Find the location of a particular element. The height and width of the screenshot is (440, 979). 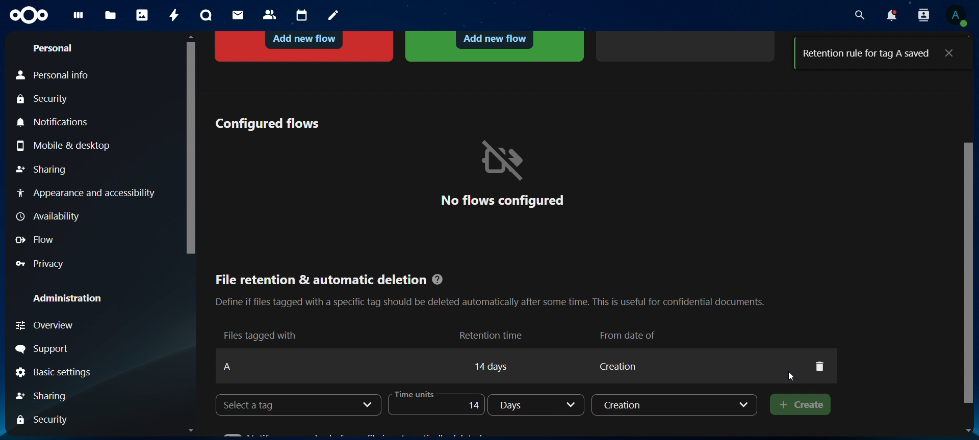

block access to a file is located at coordinates (305, 45).